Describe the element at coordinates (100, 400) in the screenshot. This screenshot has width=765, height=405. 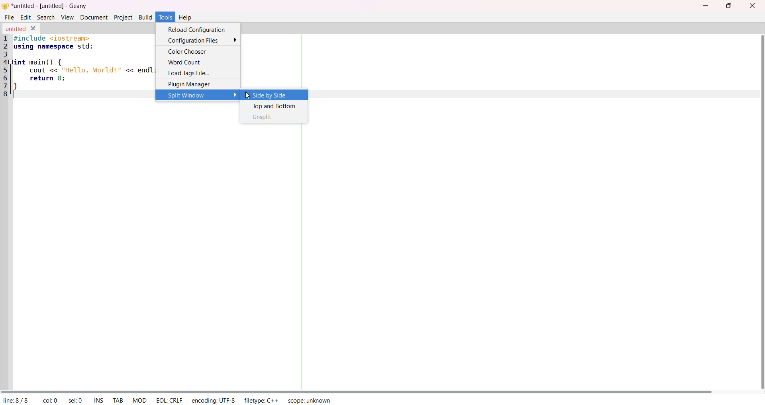
I see `INS` at that location.